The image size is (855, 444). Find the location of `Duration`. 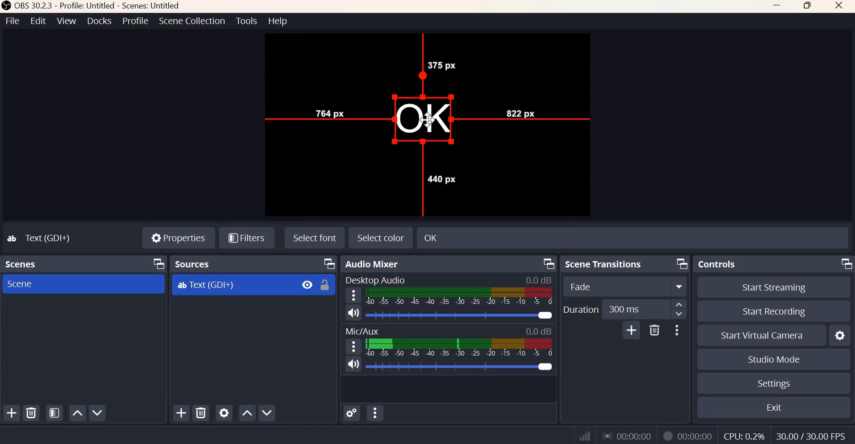

Duration is located at coordinates (580, 309).